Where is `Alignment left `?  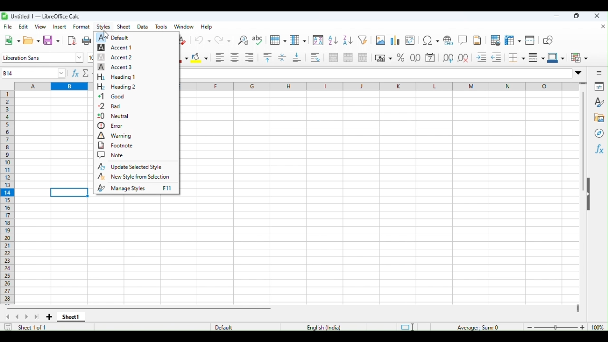 Alignment left  is located at coordinates (218, 58).